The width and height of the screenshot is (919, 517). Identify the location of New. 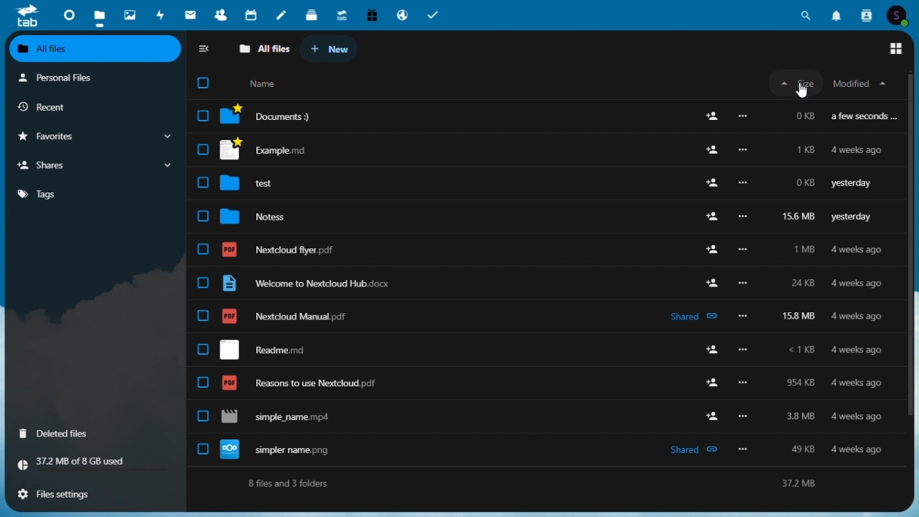
(331, 49).